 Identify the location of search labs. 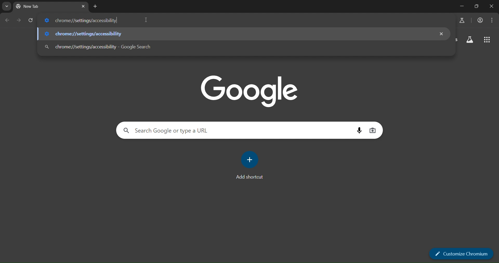
(461, 20).